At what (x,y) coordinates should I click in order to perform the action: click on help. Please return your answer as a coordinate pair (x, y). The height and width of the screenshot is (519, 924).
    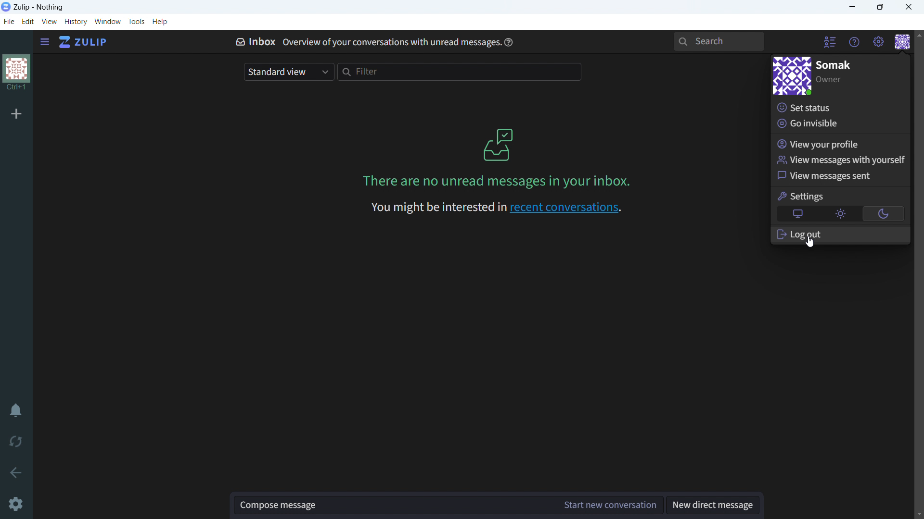
    Looking at the image, I should click on (508, 42).